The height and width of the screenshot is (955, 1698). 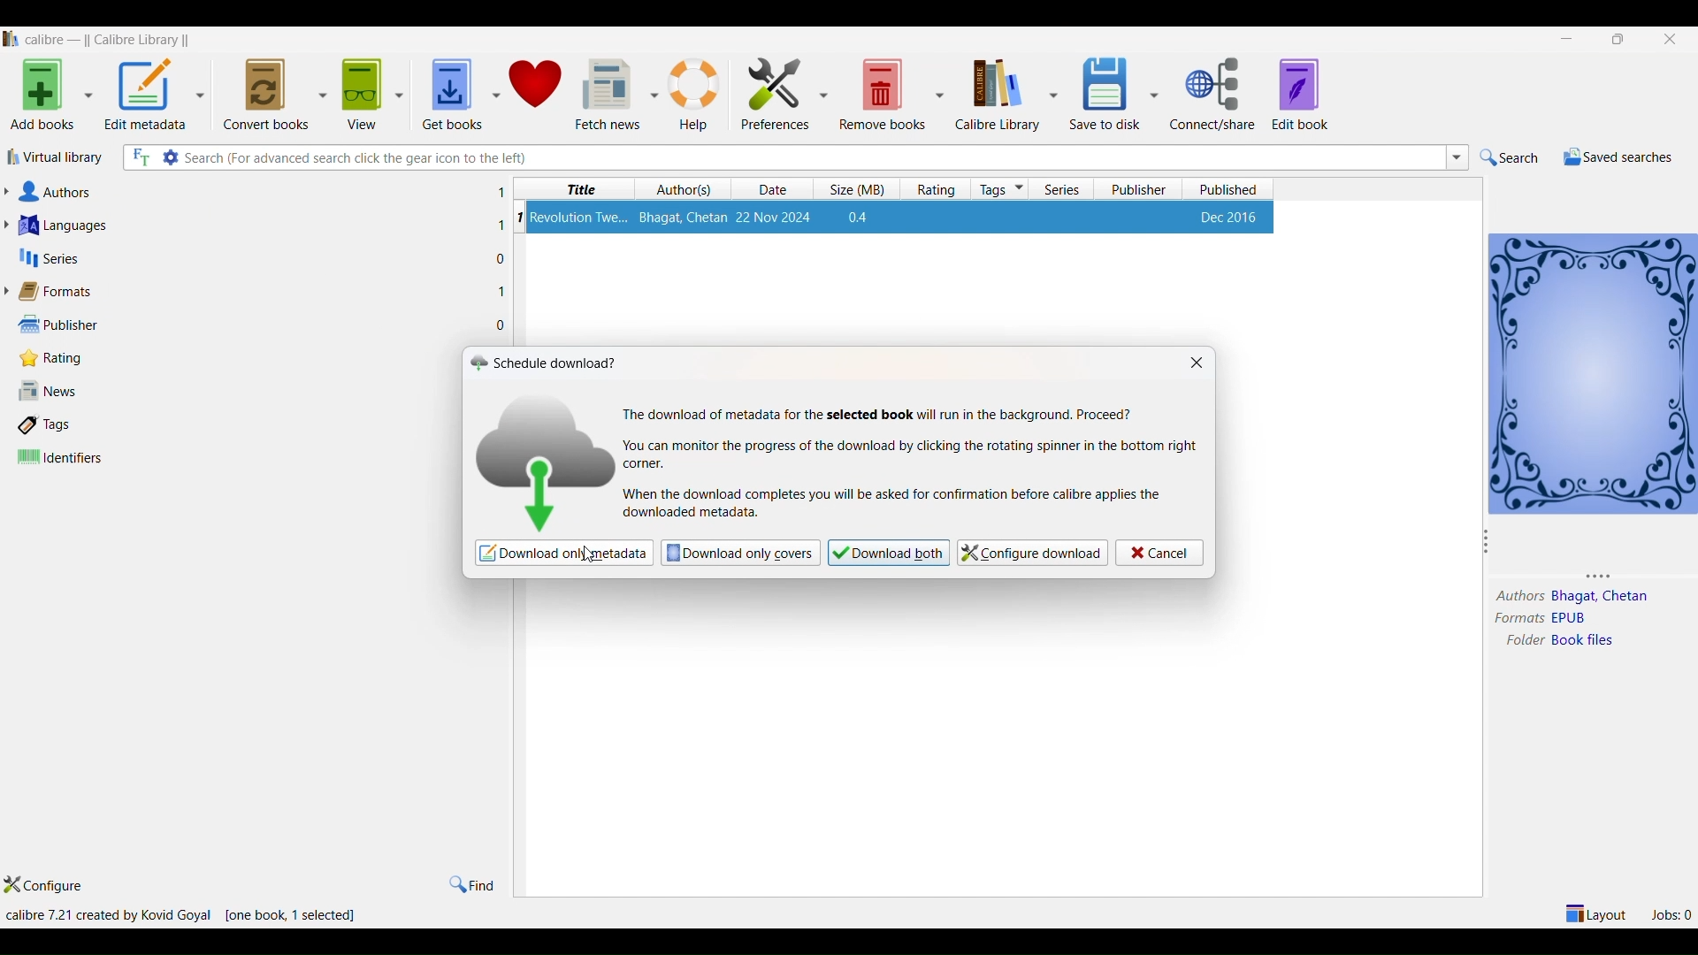 I want to click on layout, so click(x=1595, y=910).